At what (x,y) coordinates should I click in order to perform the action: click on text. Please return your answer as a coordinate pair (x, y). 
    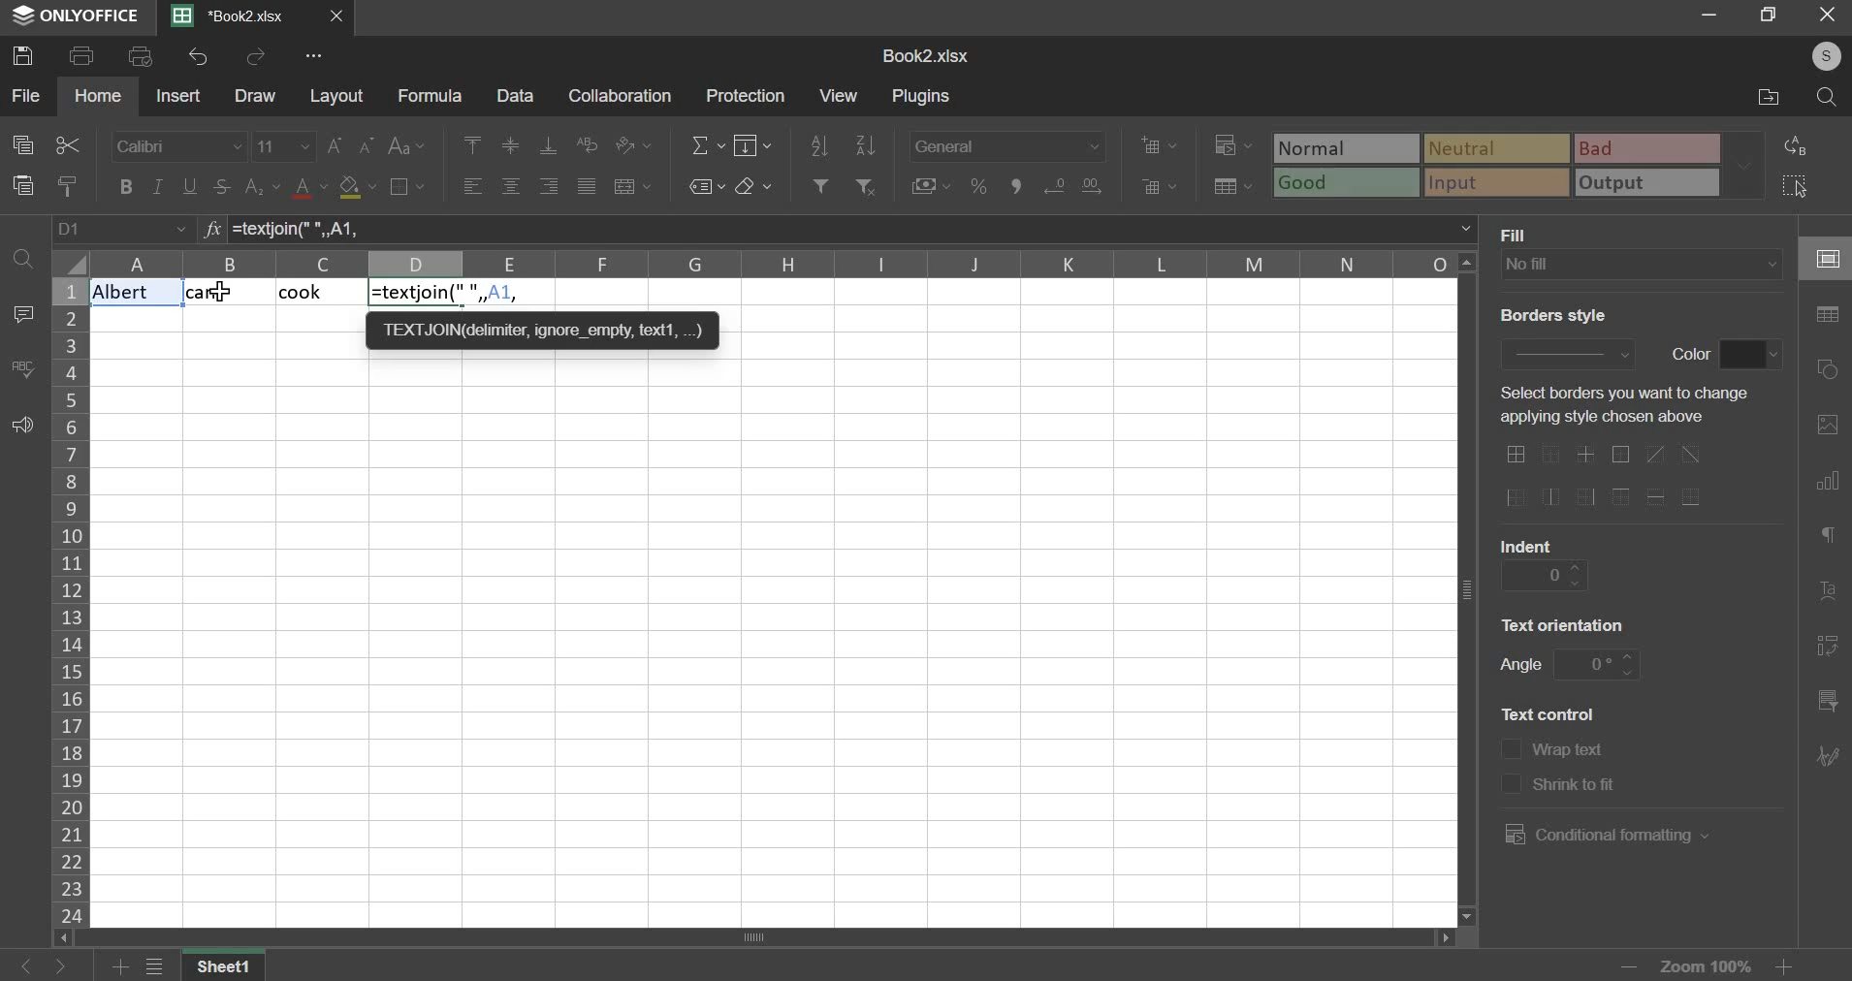
    Looking at the image, I should click on (1520, 234).